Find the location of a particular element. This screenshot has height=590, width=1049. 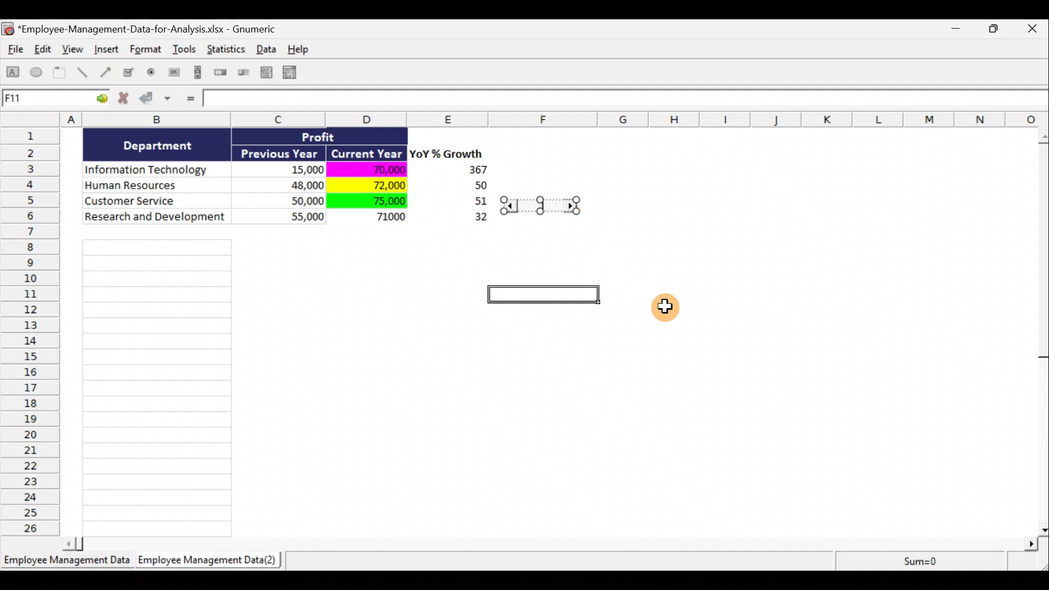

Create an arrow object is located at coordinates (105, 72).